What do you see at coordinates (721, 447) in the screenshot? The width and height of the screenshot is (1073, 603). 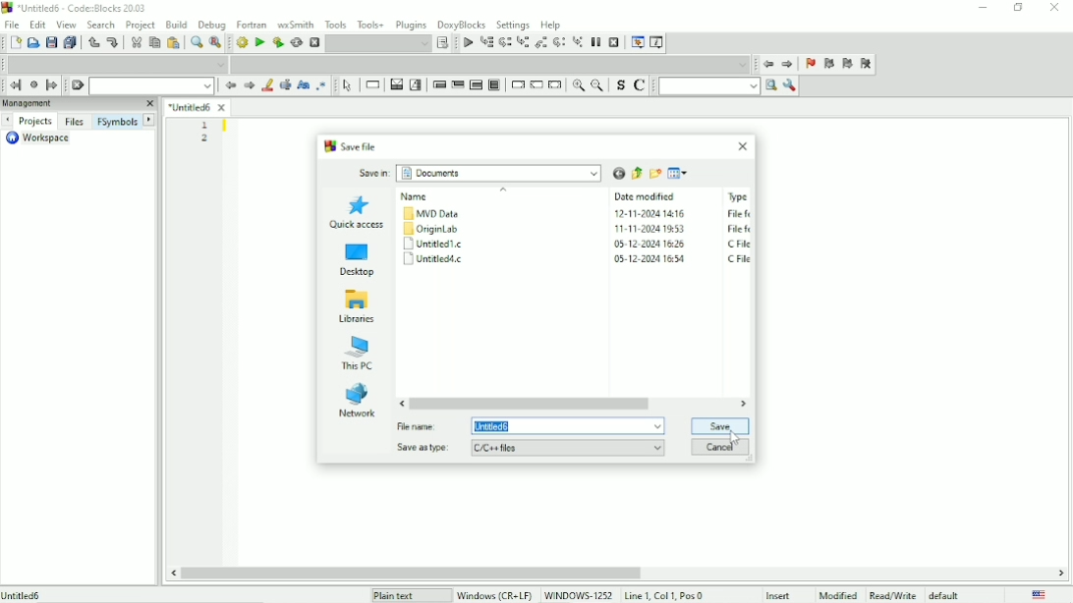 I see `Cancel` at bounding box center [721, 447].